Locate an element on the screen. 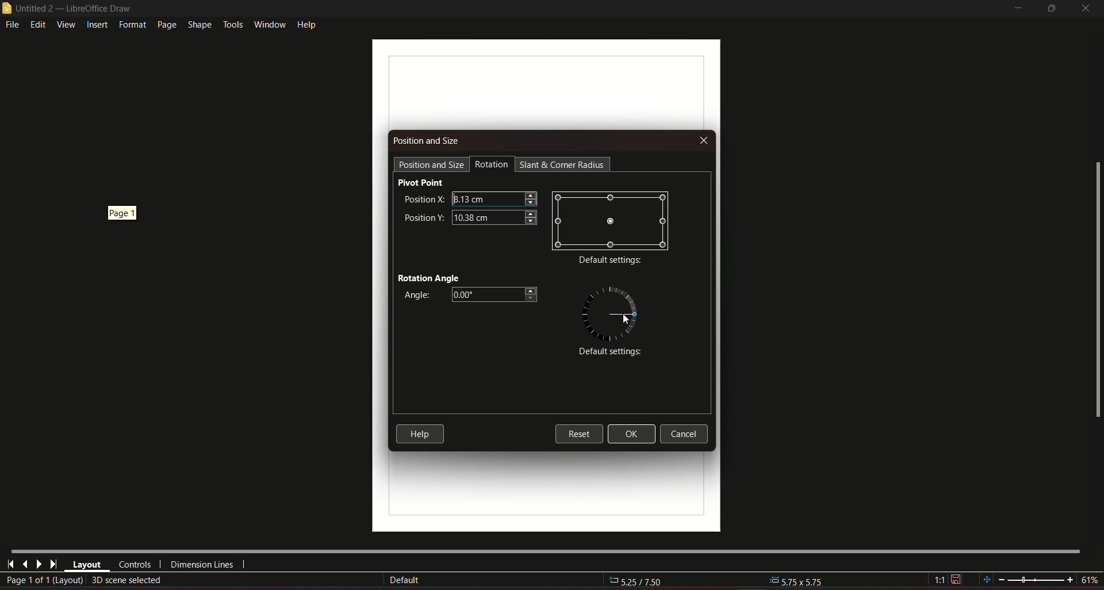  minimize is located at coordinates (1017, 9).